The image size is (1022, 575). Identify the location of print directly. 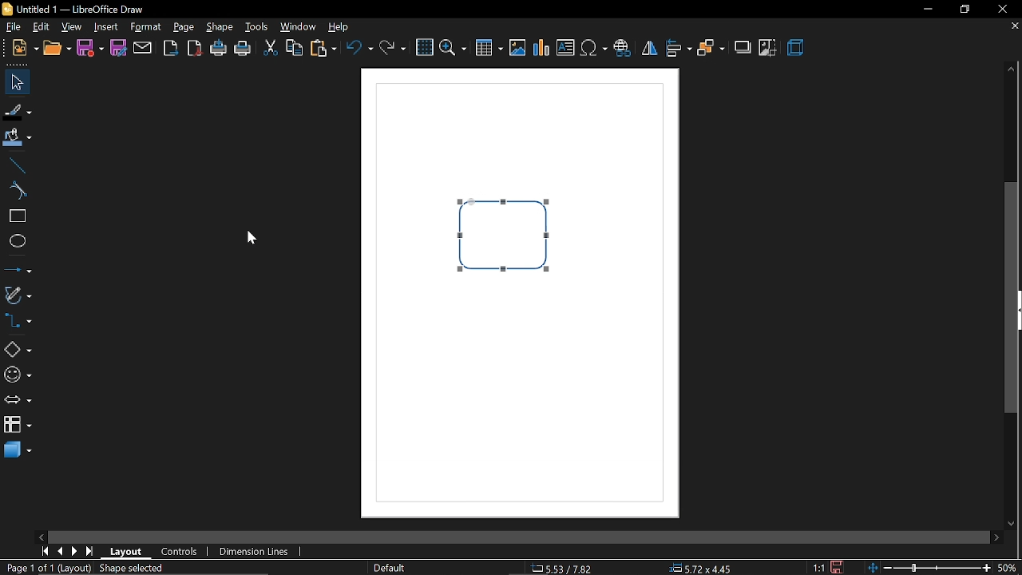
(219, 50).